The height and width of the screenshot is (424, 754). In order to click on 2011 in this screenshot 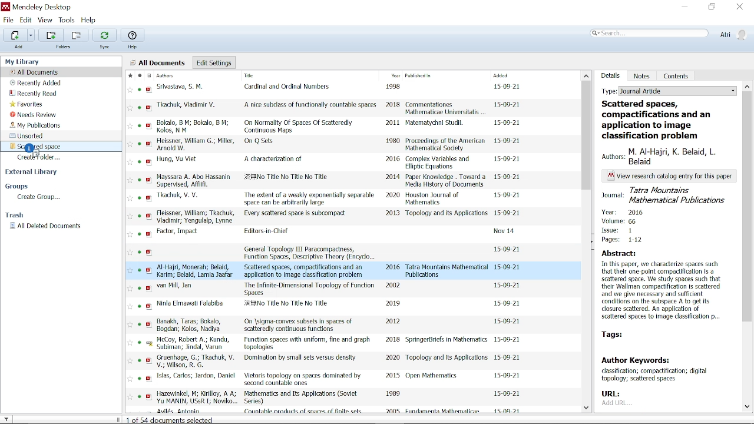, I will do `click(392, 122)`.